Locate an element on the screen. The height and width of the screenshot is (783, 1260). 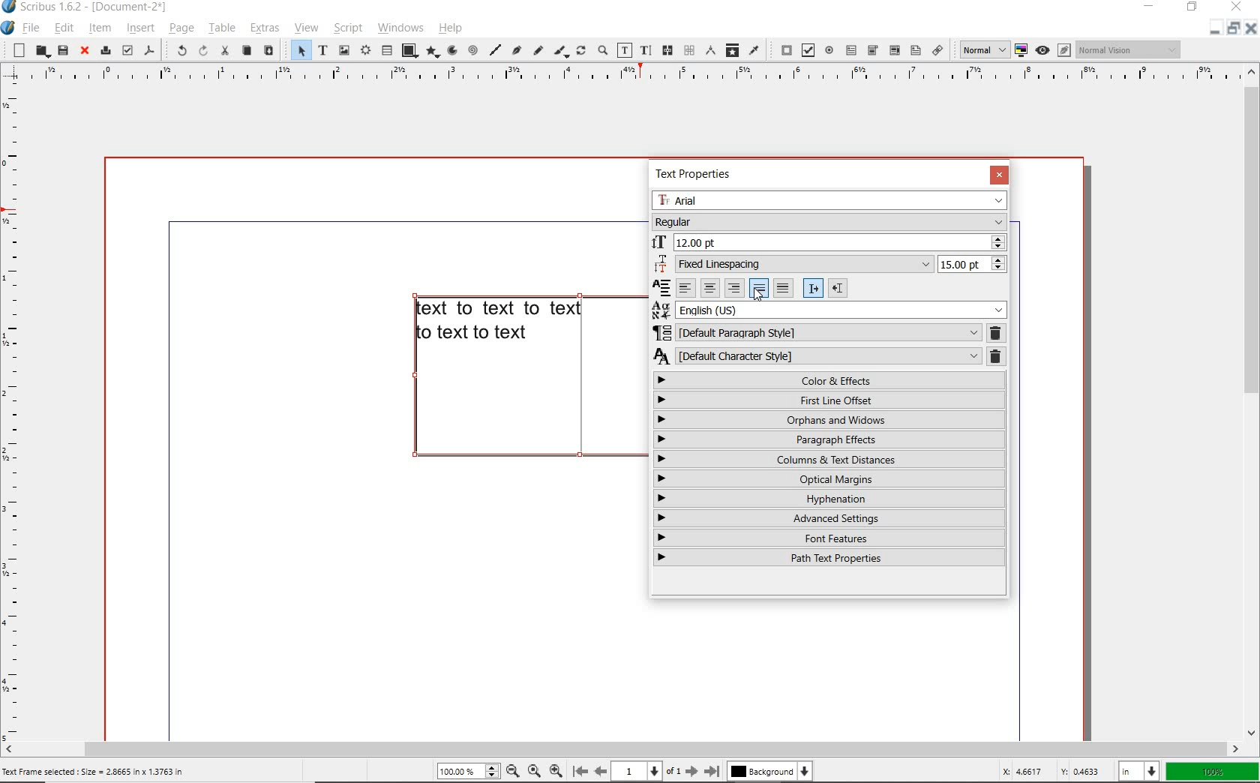
coordinates is located at coordinates (1050, 772).